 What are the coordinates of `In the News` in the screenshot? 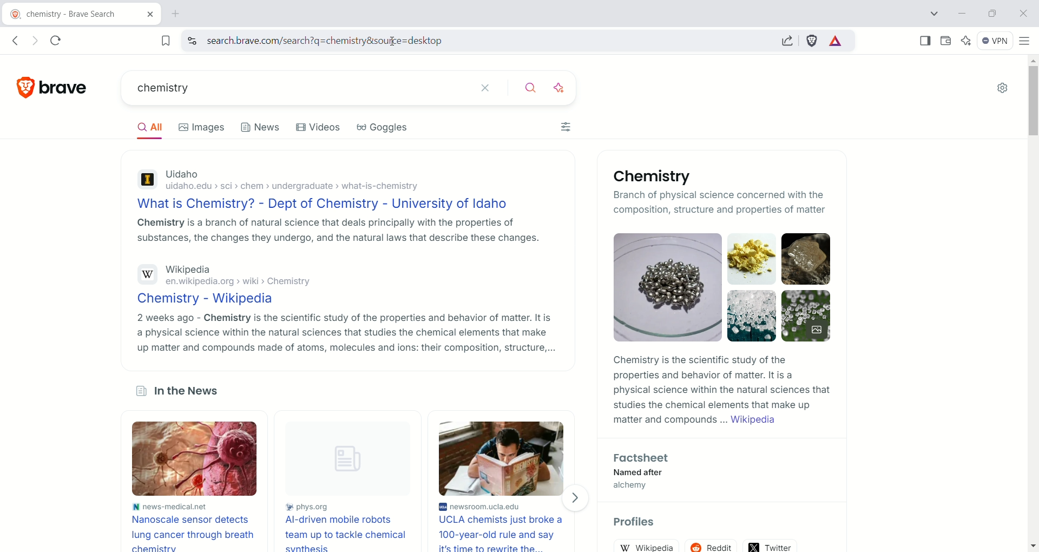 It's located at (180, 392).